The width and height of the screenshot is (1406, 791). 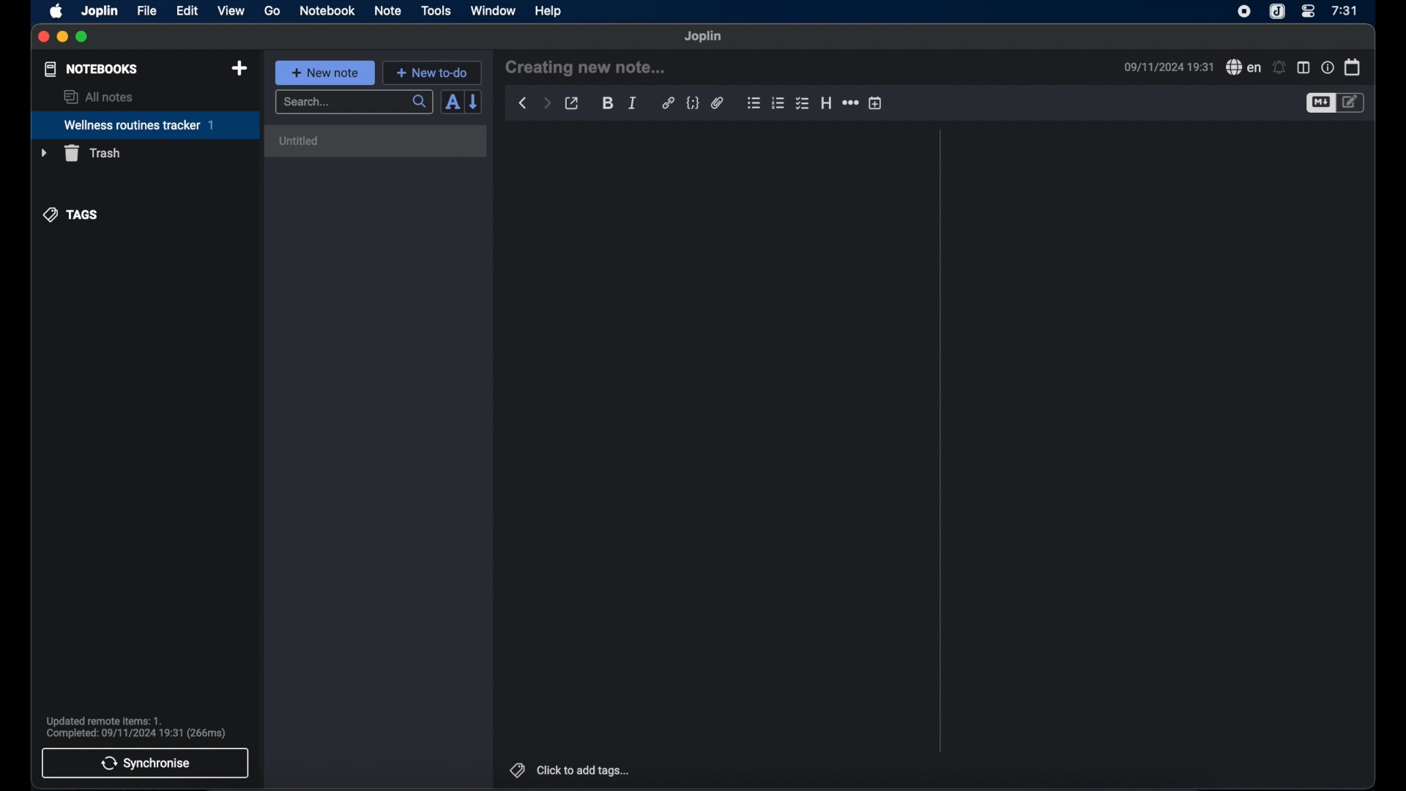 I want to click on all notes, so click(x=97, y=97).